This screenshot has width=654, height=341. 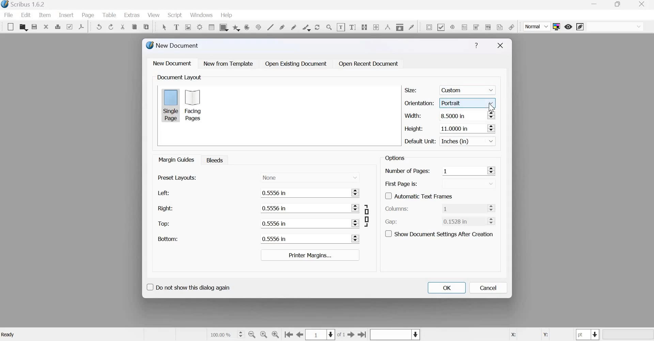 What do you see at coordinates (492, 108) in the screenshot?
I see `cursor` at bounding box center [492, 108].